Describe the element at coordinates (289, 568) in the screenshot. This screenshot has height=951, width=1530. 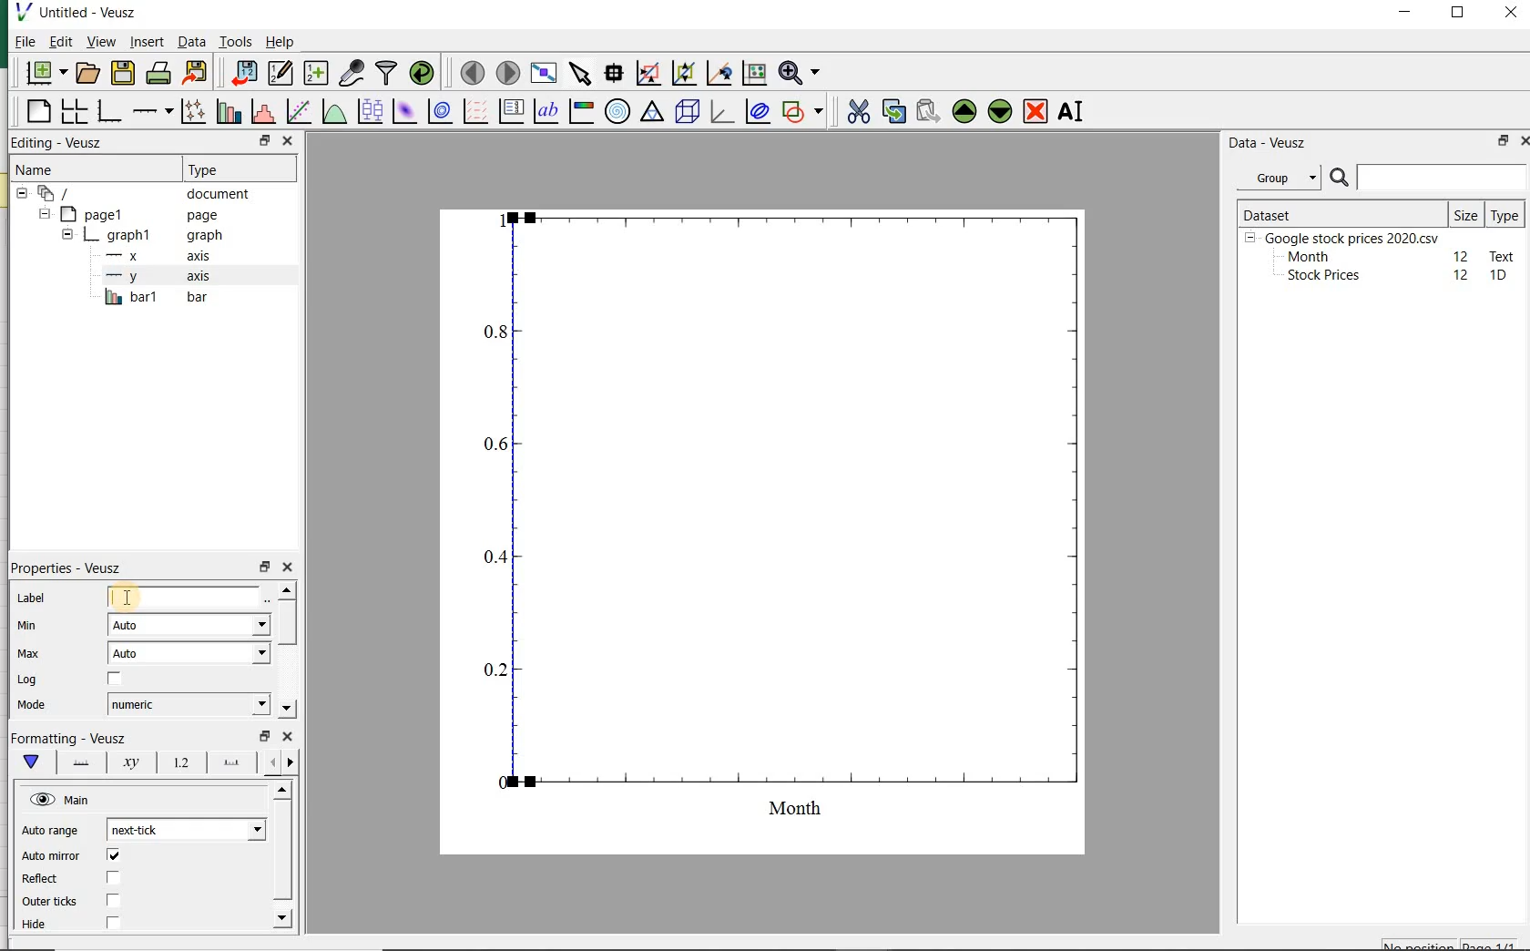
I see `close` at that location.